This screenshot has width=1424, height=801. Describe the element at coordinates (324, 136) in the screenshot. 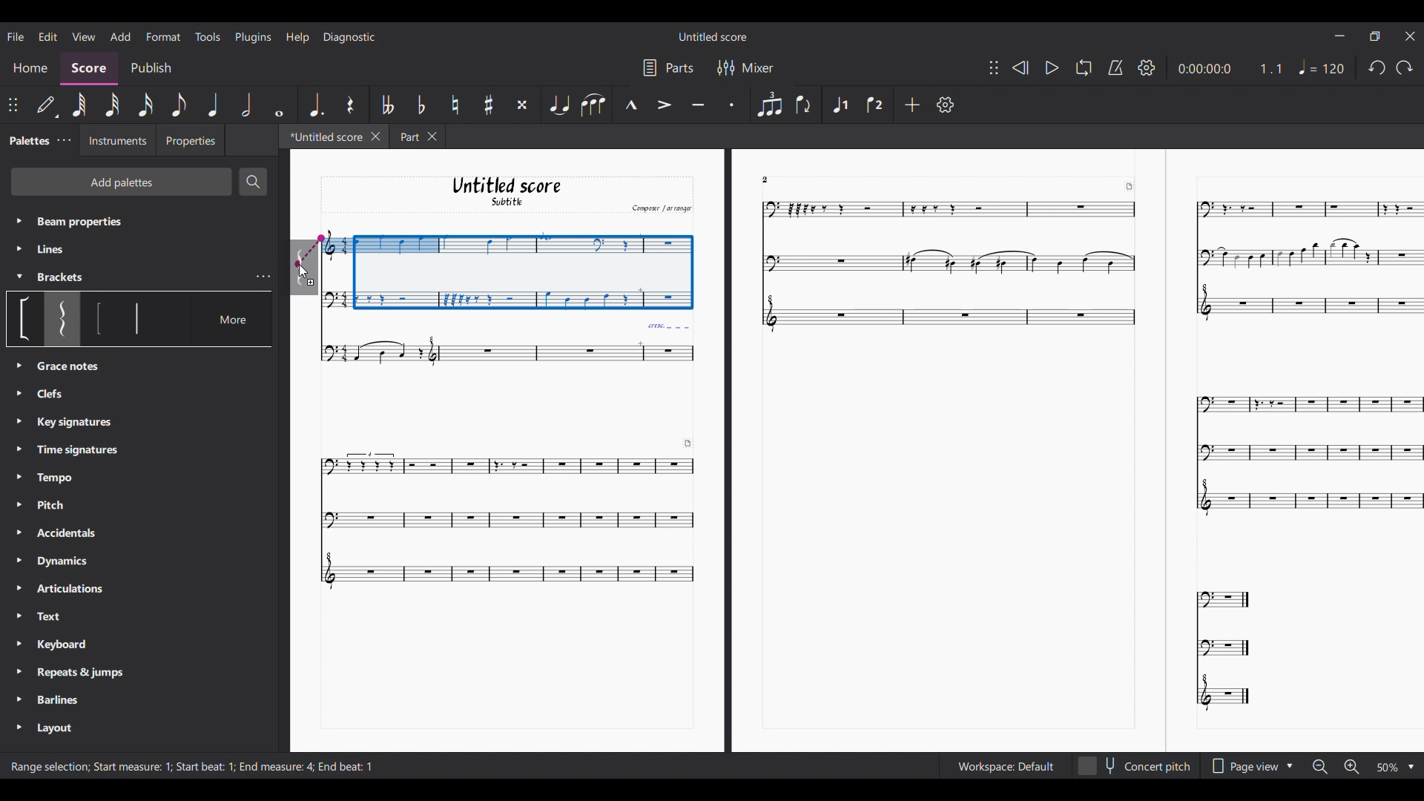

I see `Current tab` at that location.